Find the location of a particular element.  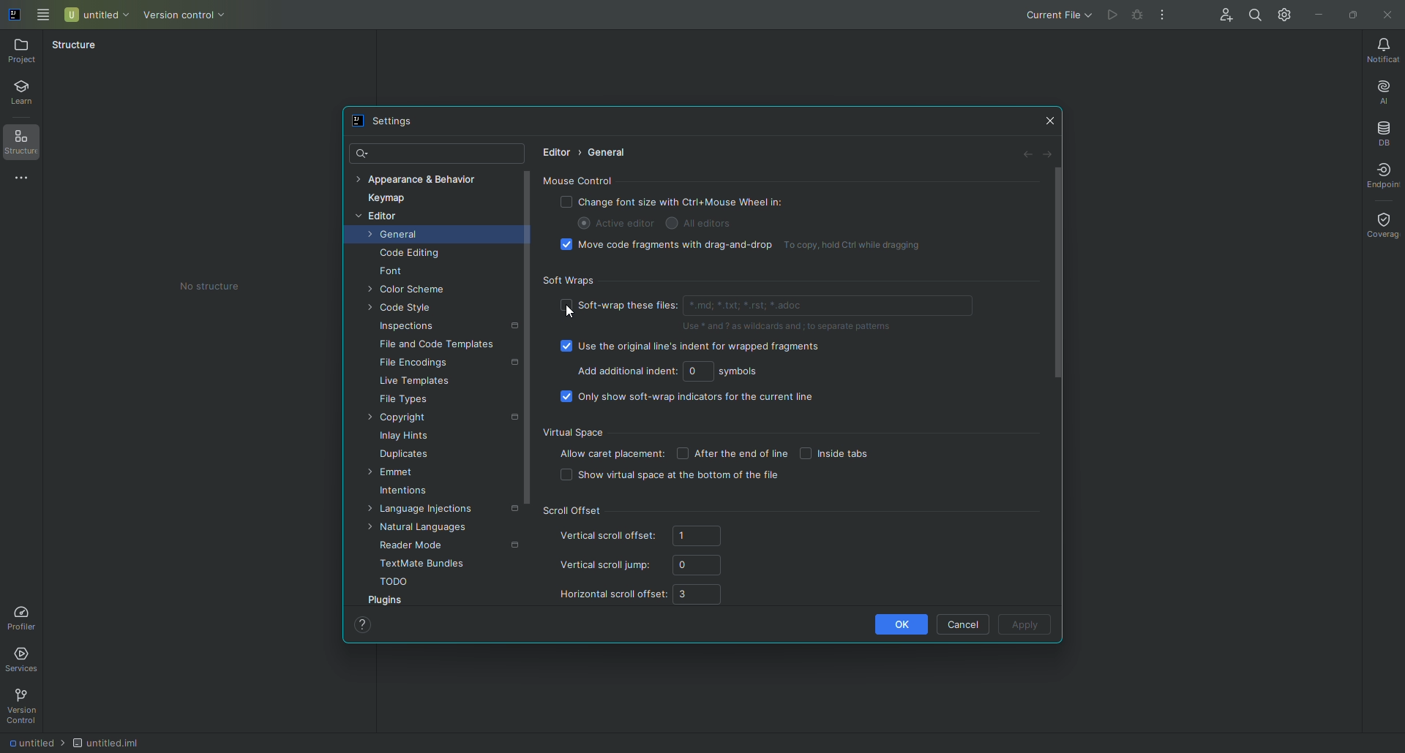

Virtual Space is located at coordinates (576, 431).